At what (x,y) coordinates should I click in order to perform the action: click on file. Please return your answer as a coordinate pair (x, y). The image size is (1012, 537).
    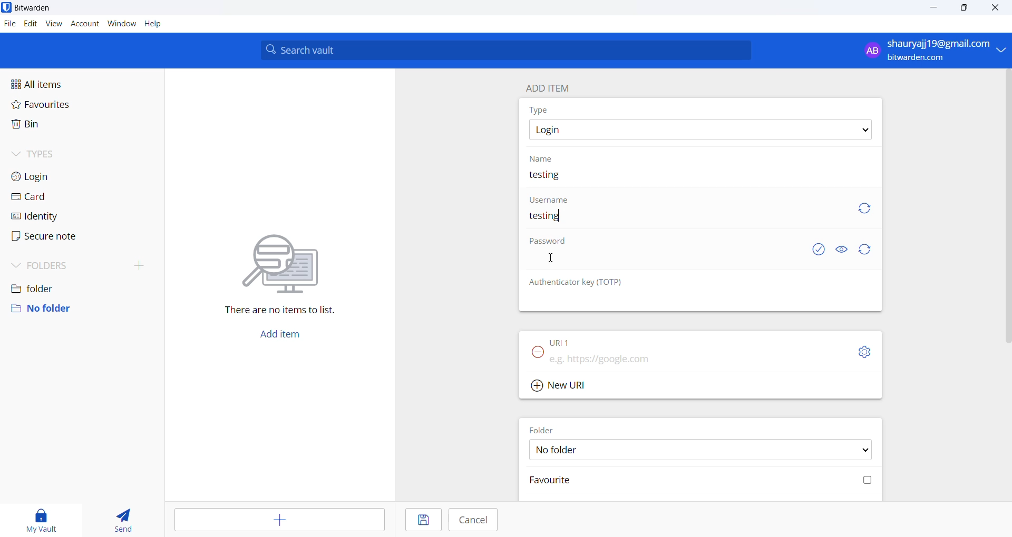
    Looking at the image, I should click on (9, 25).